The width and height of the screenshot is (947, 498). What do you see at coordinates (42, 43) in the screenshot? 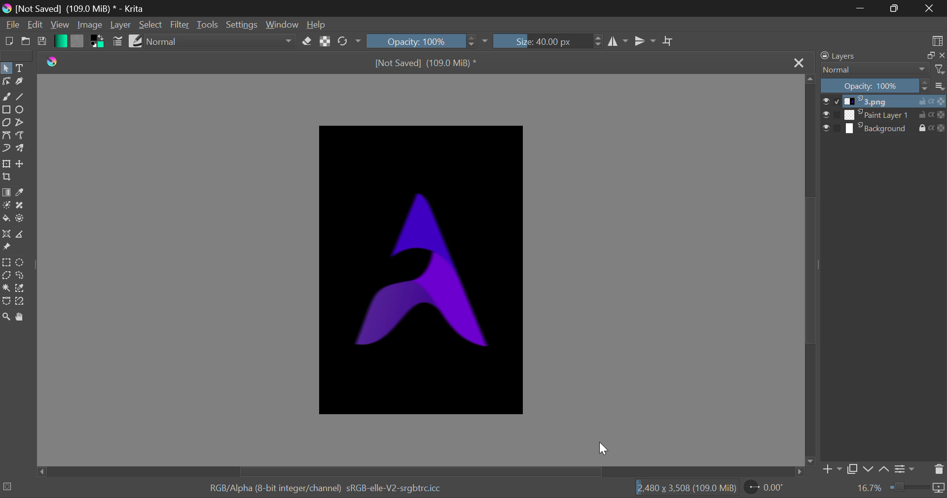
I see `Save` at bounding box center [42, 43].